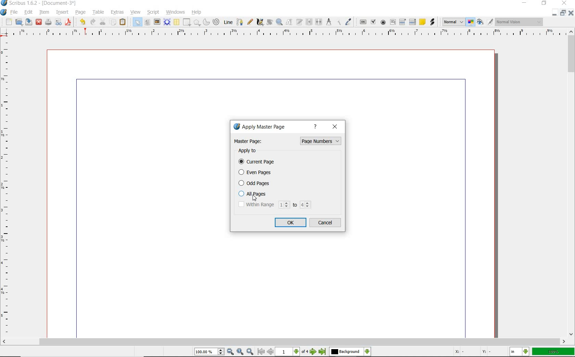 This screenshot has height=357, width=575. I want to click on page, so click(79, 12).